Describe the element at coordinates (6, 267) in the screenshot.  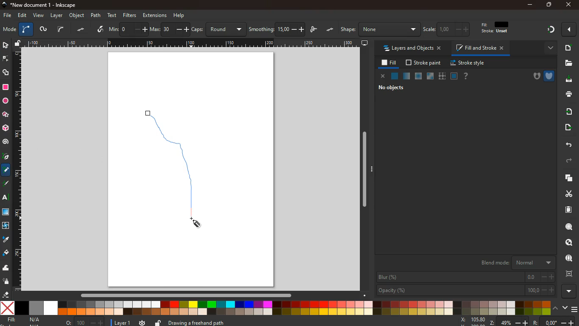
I see `wave` at that location.